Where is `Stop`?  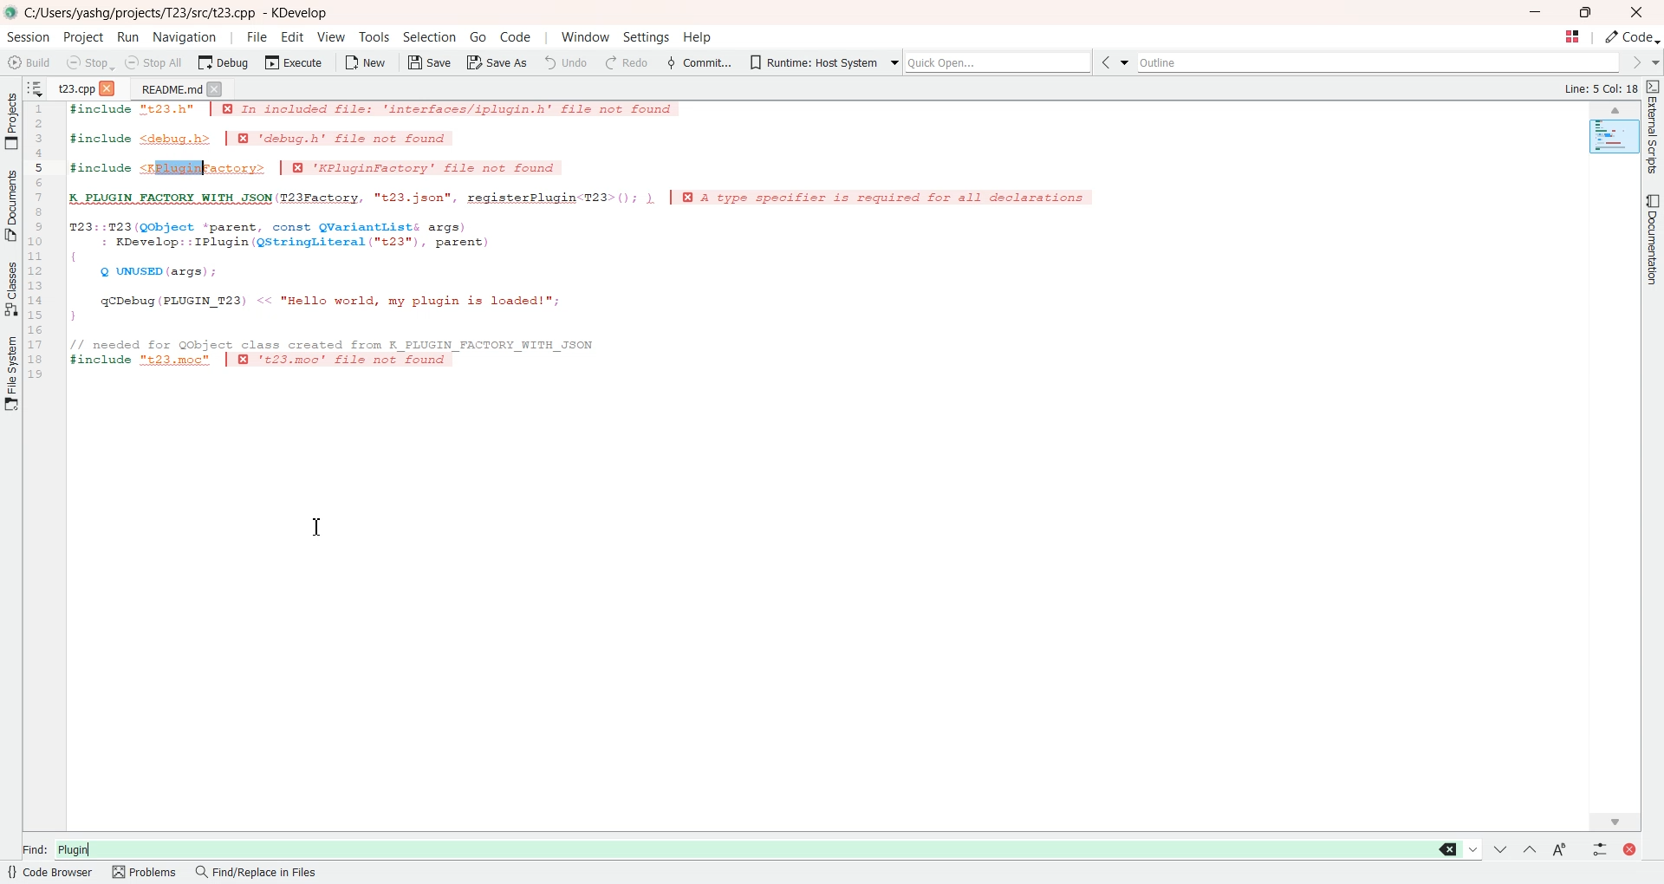 Stop is located at coordinates (89, 62).